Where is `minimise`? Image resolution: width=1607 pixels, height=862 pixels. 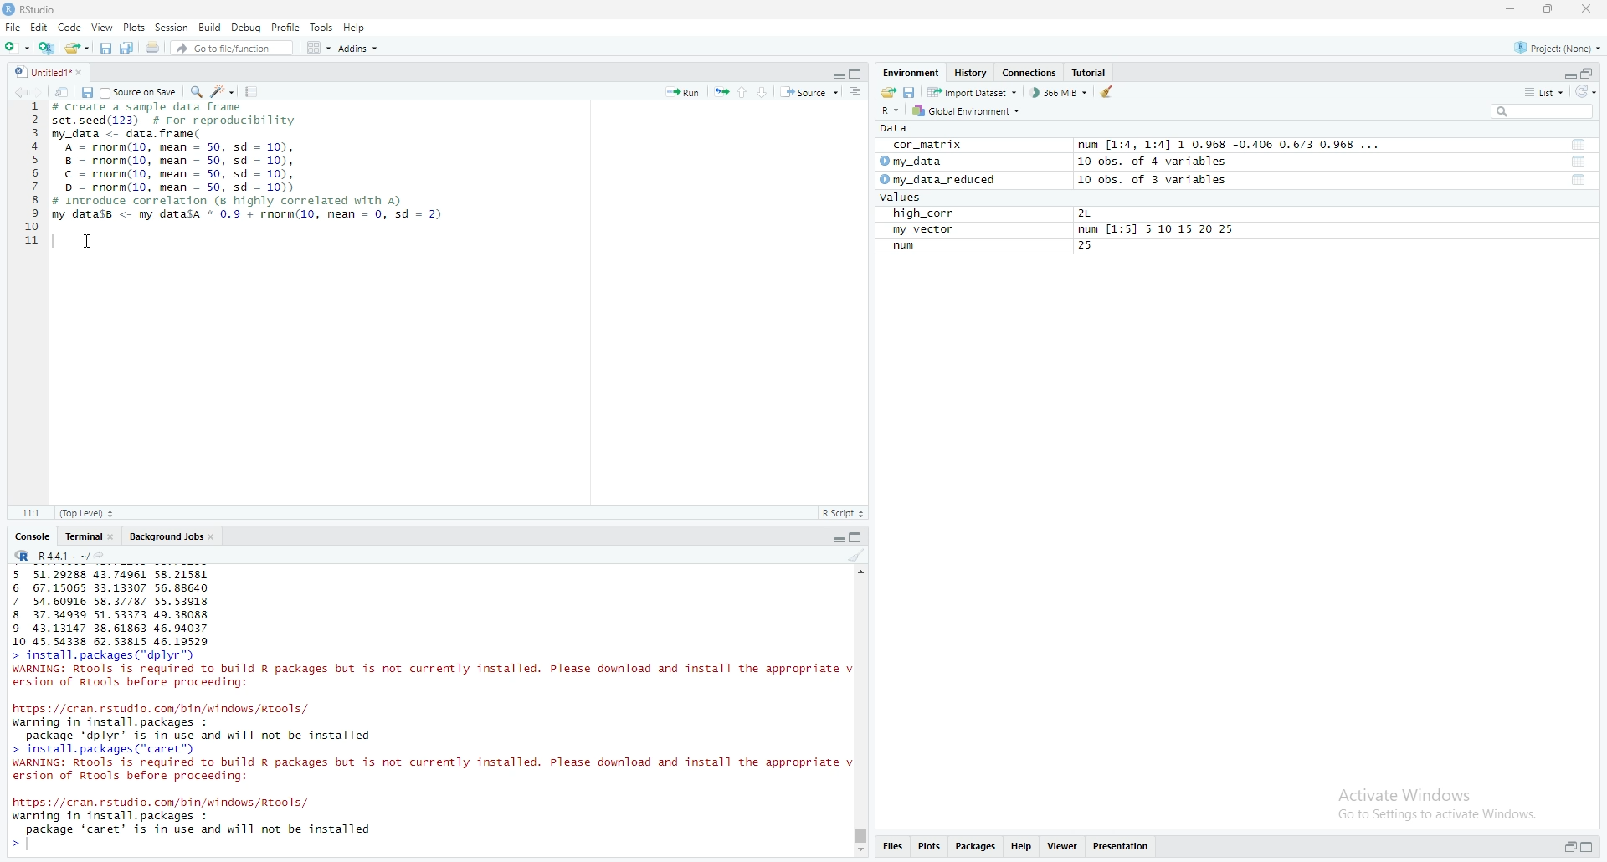 minimise is located at coordinates (1511, 8).